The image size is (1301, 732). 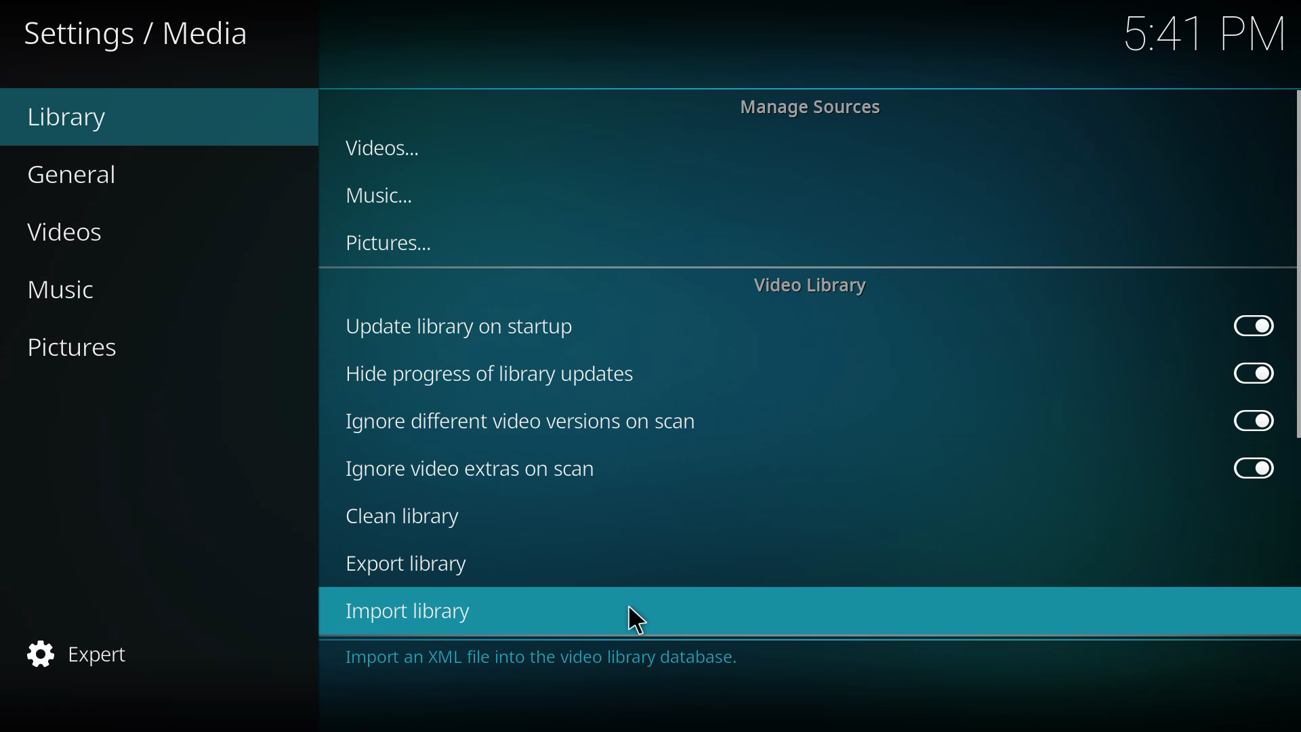 I want to click on settings/media, so click(x=131, y=37).